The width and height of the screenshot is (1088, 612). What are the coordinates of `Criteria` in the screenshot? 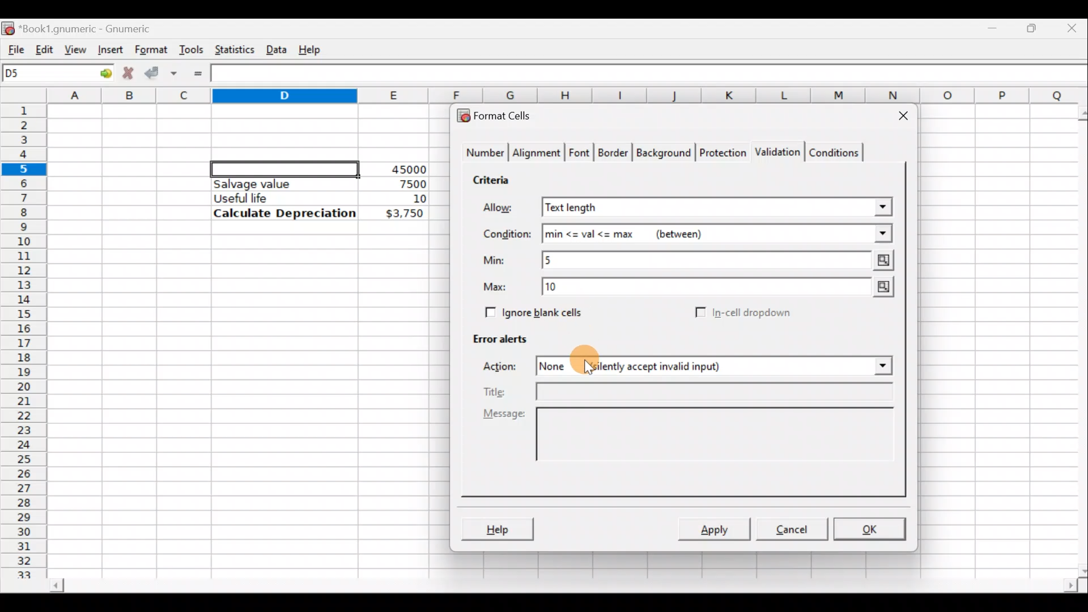 It's located at (495, 178).